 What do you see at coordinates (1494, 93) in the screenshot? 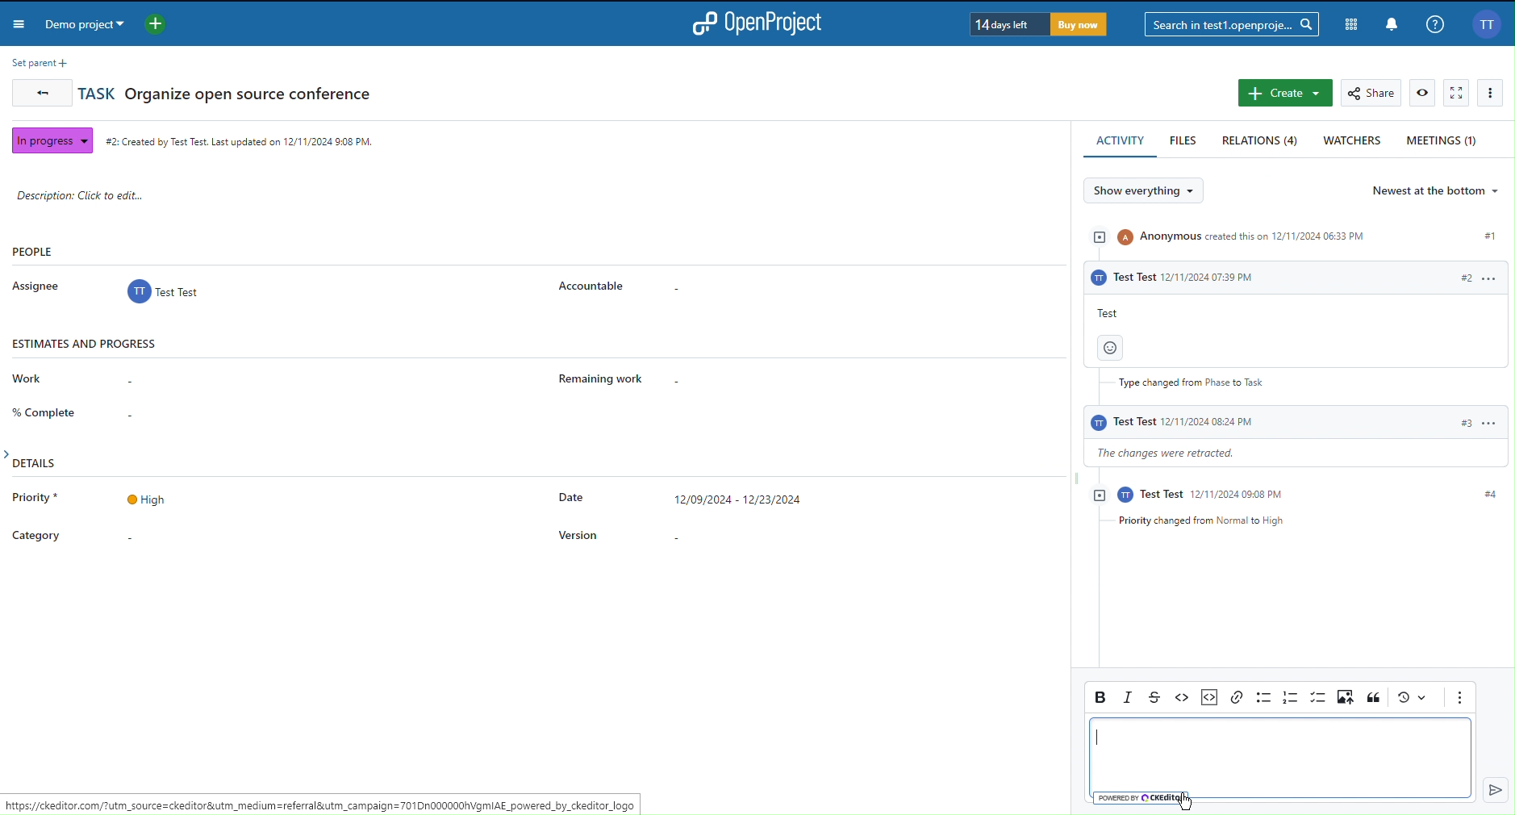
I see `Options` at bounding box center [1494, 93].